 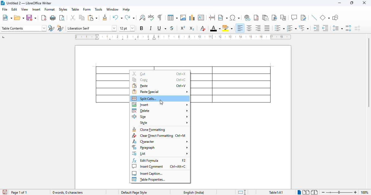 I want to click on cursor, so click(x=161, y=102).